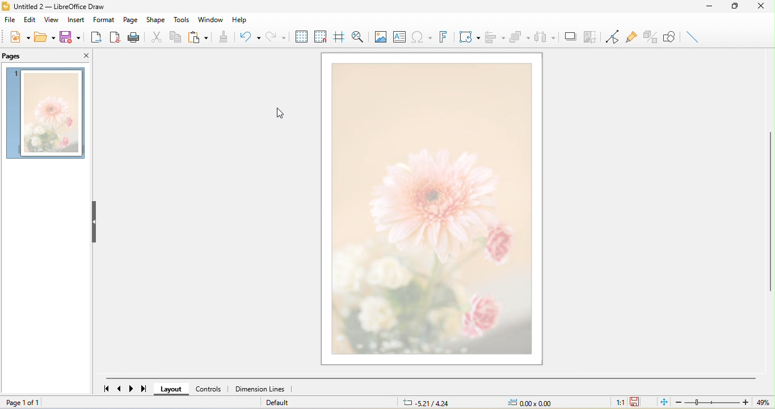 The width and height of the screenshot is (775, 409). Describe the element at coordinates (620, 403) in the screenshot. I see `1:1` at that location.